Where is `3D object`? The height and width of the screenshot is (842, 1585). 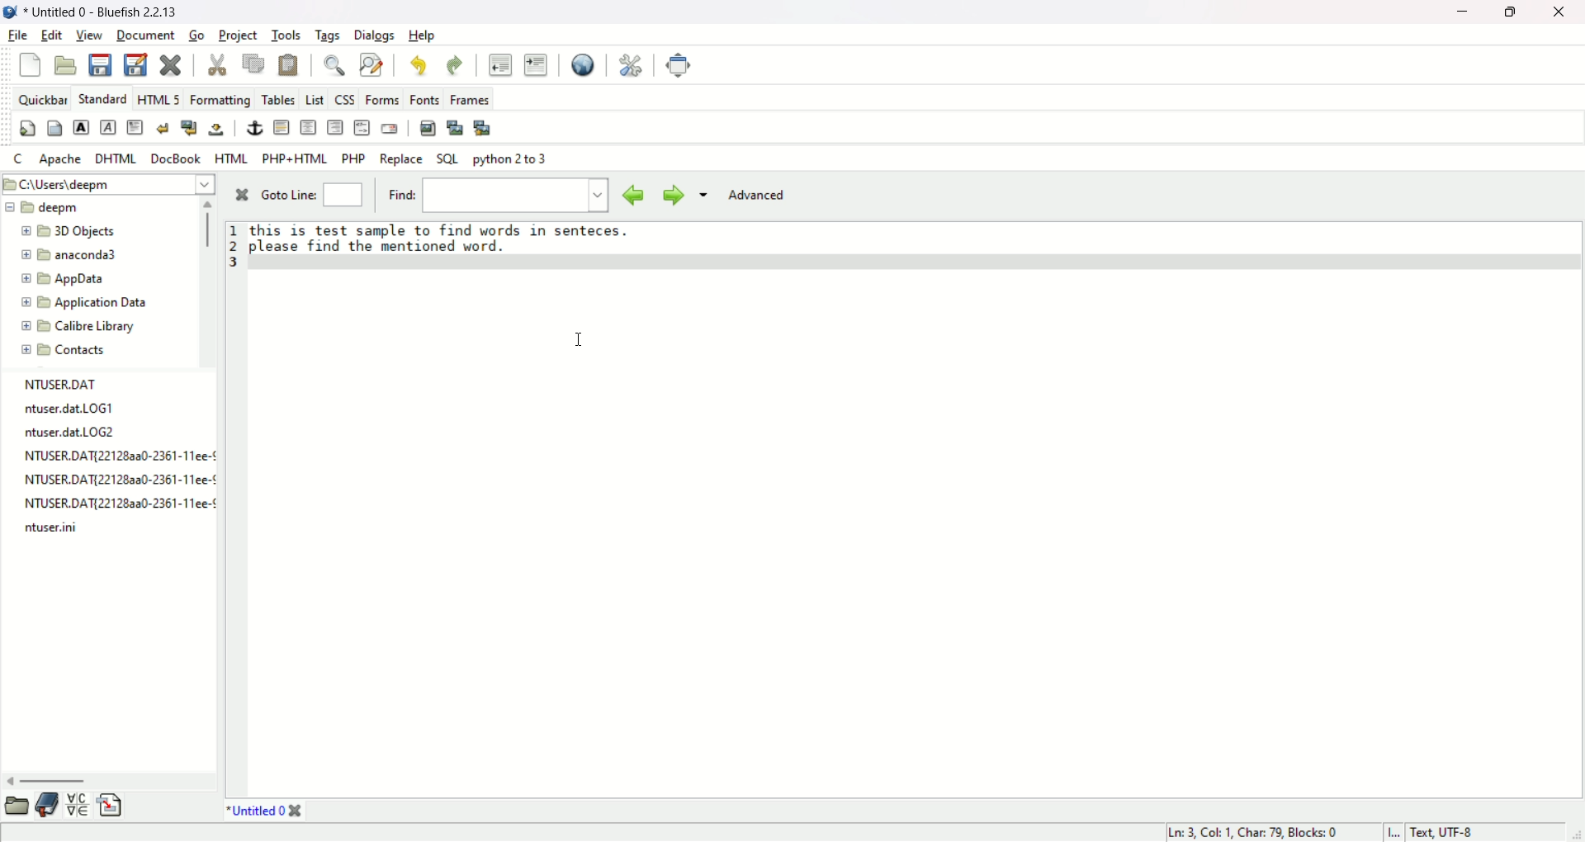 3D object is located at coordinates (66, 231).